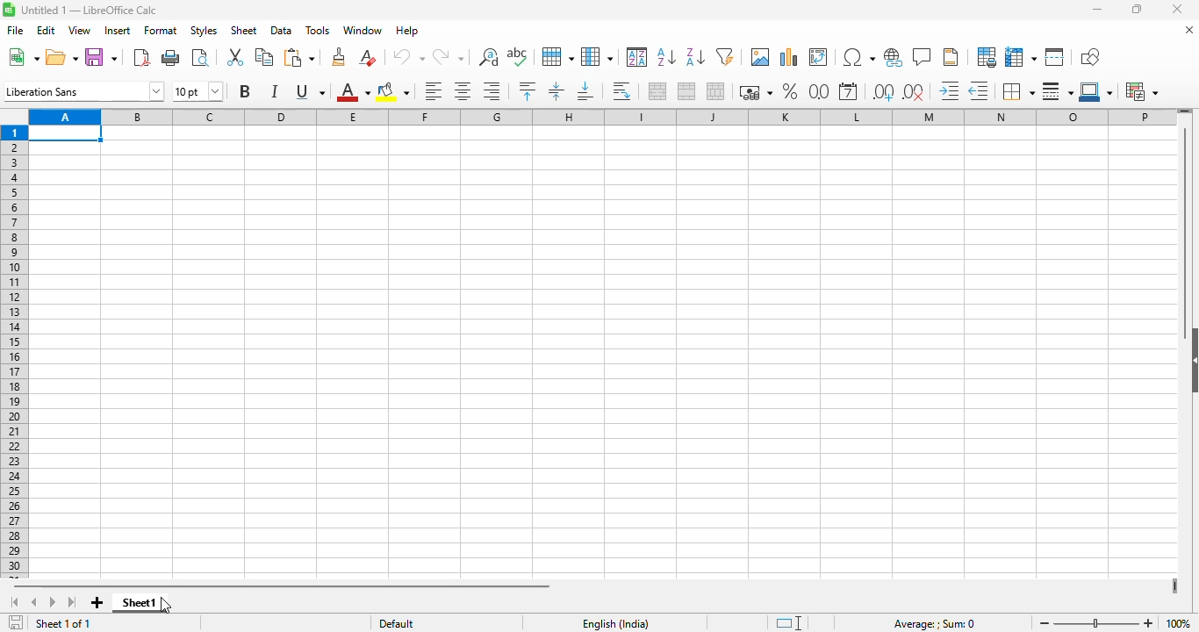  What do you see at coordinates (489, 57) in the screenshot?
I see `find and replace` at bounding box center [489, 57].